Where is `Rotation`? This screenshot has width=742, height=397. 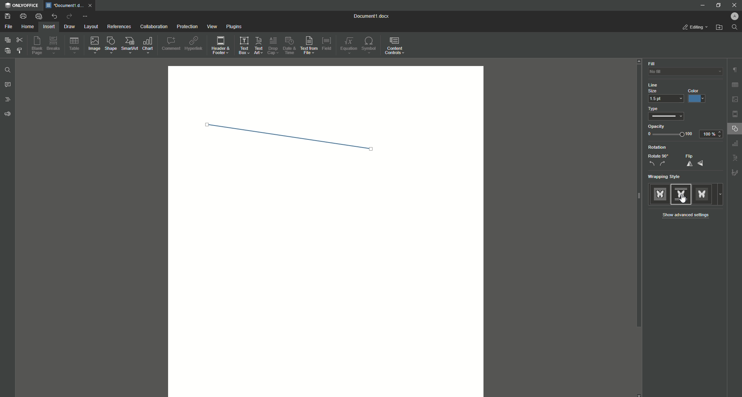
Rotation is located at coordinates (656, 147).